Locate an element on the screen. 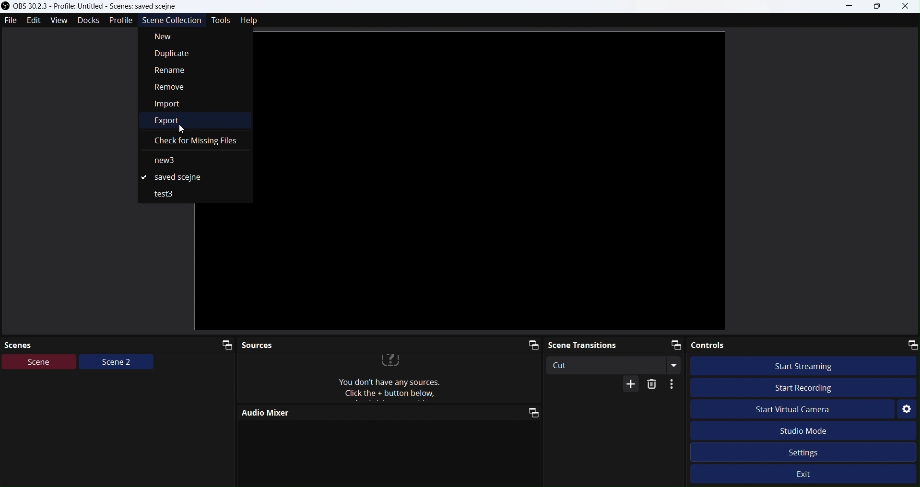  Scenecollection is located at coordinates (172, 21).